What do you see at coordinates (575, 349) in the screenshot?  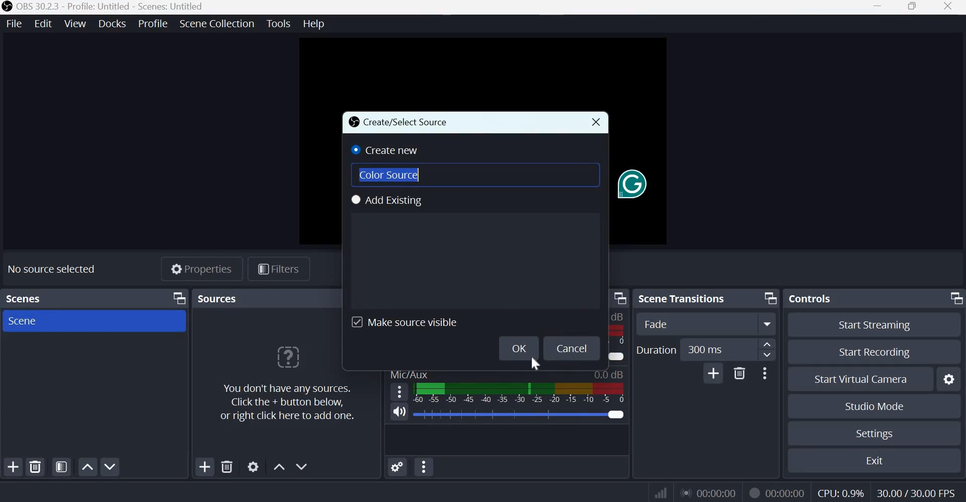 I see `Cancel` at bounding box center [575, 349].